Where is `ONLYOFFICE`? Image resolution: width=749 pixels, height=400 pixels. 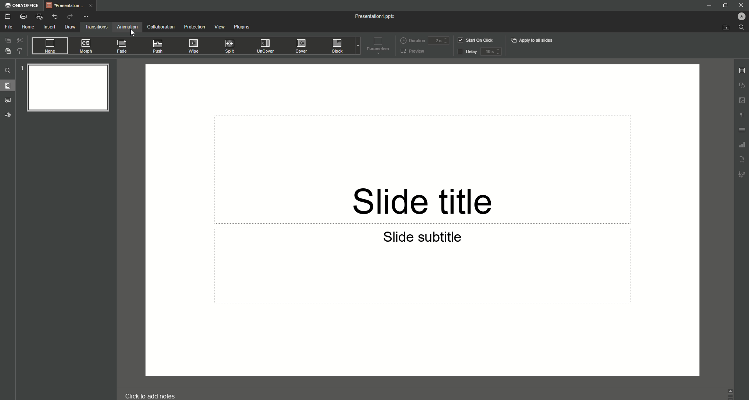
ONLYOFFICE is located at coordinates (21, 5).